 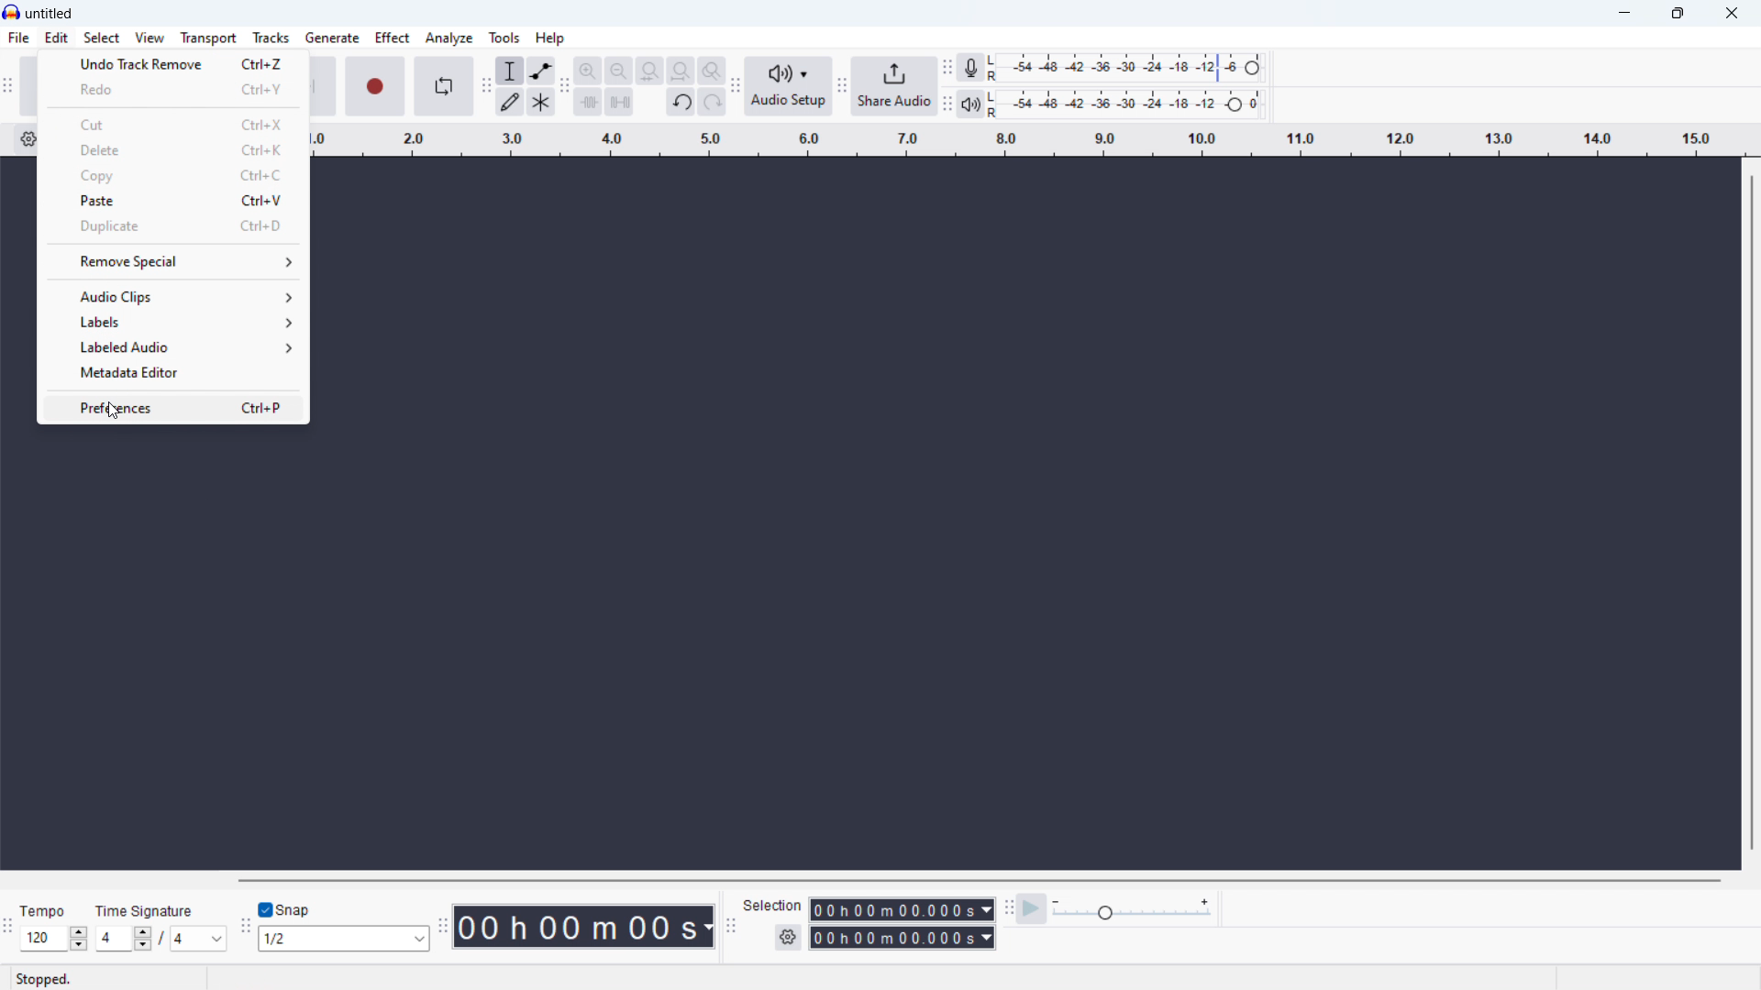 I want to click on snapping toolbar, so click(x=243, y=929).